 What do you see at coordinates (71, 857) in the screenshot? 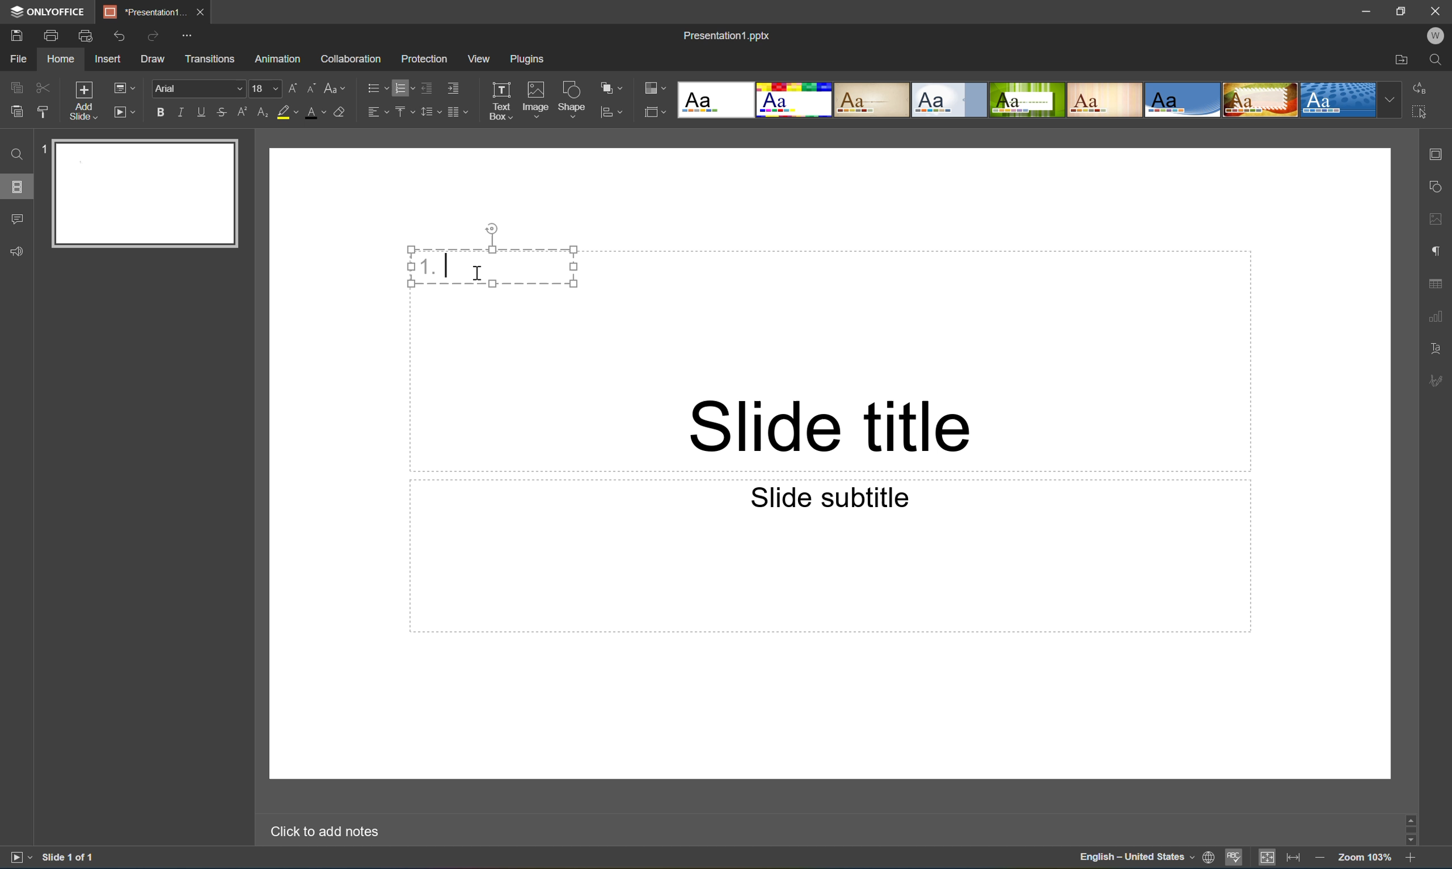
I see `Slide 1 of 1` at bounding box center [71, 857].